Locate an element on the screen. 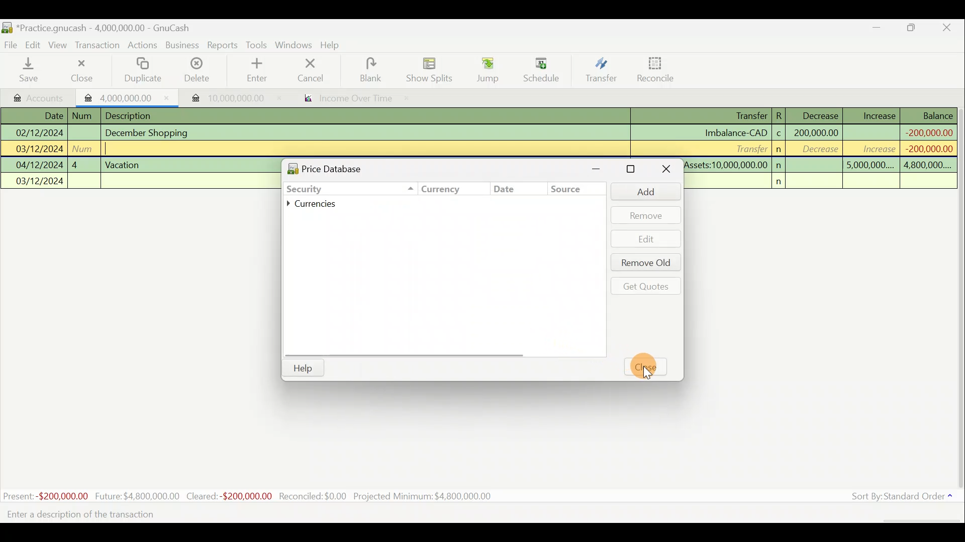  Minimise is located at coordinates (878, 30).